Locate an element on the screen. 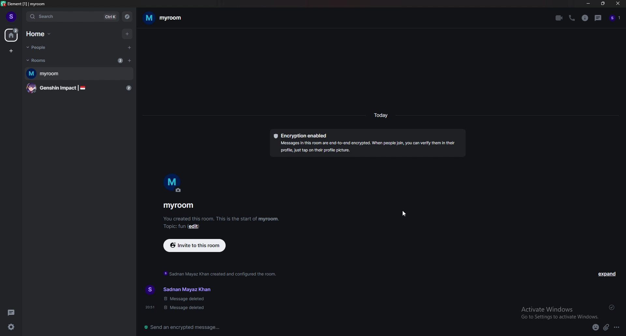 This screenshot has width=626, height=336. expand is located at coordinates (607, 273).